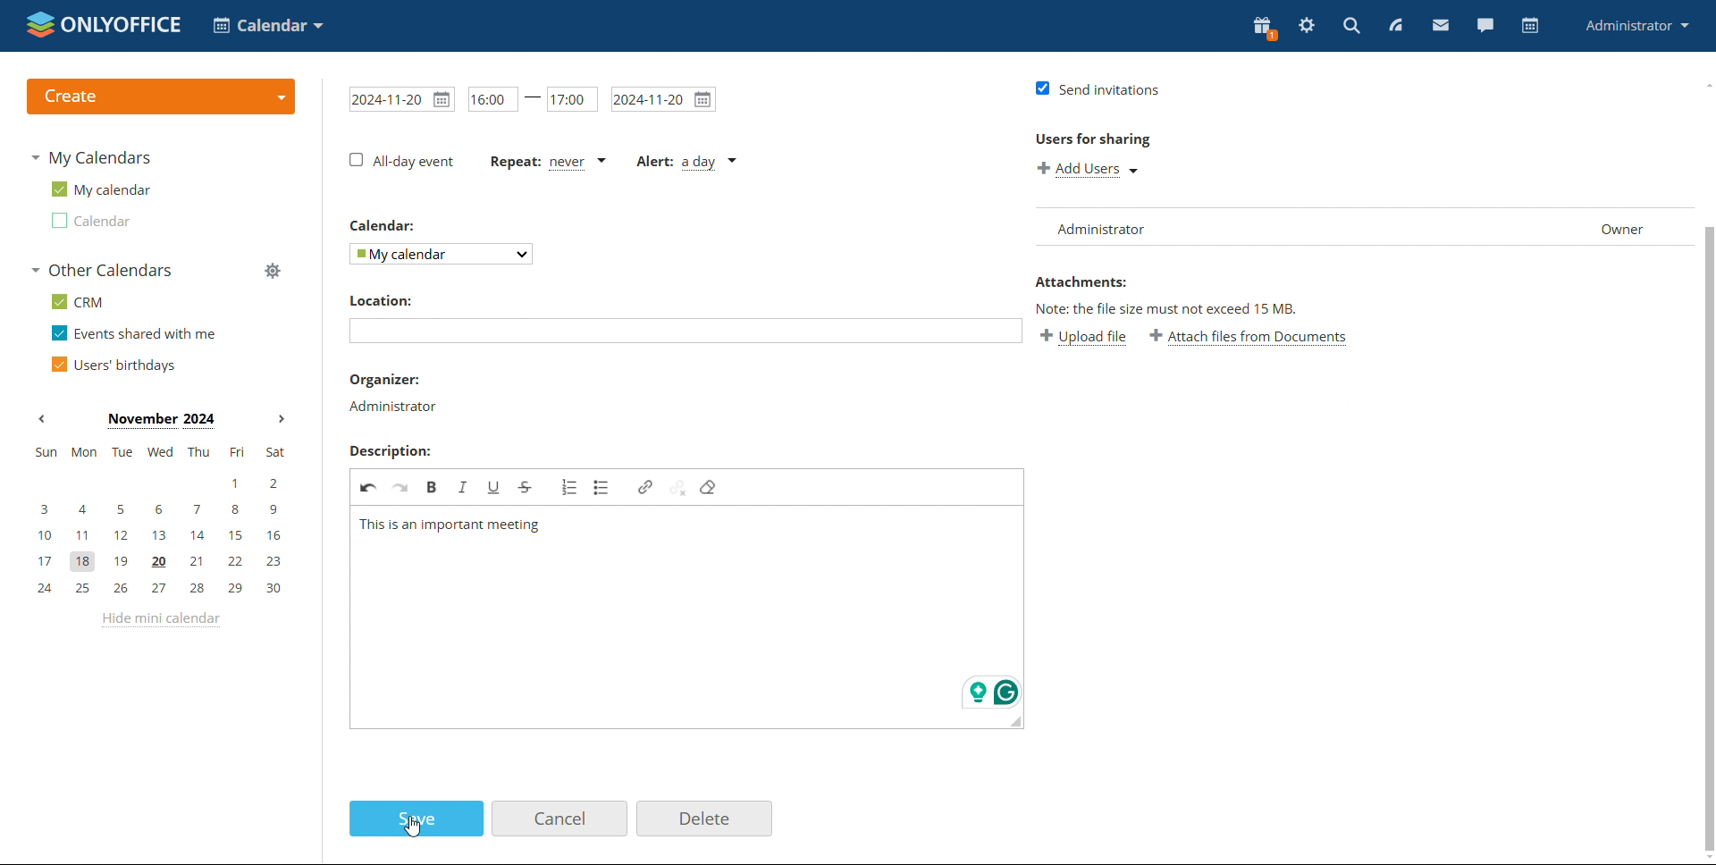 Image resolution: width=1716 pixels, height=865 pixels. What do you see at coordinates (161, 421) in the screenshot?
I see `month on display` at bounding box center [161, 421].